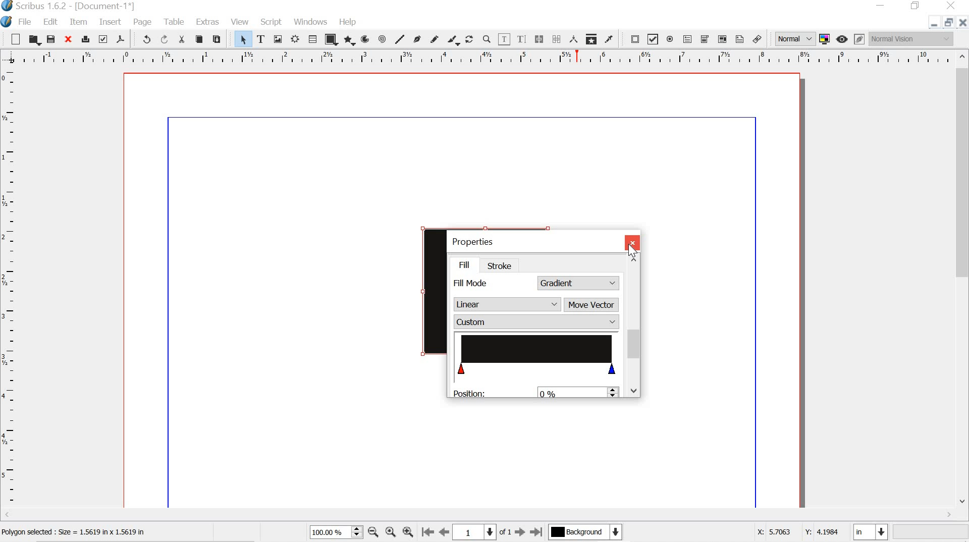 The height and width of the screenshot is (542, 969). I want to click on of 1, so click(505, 533).